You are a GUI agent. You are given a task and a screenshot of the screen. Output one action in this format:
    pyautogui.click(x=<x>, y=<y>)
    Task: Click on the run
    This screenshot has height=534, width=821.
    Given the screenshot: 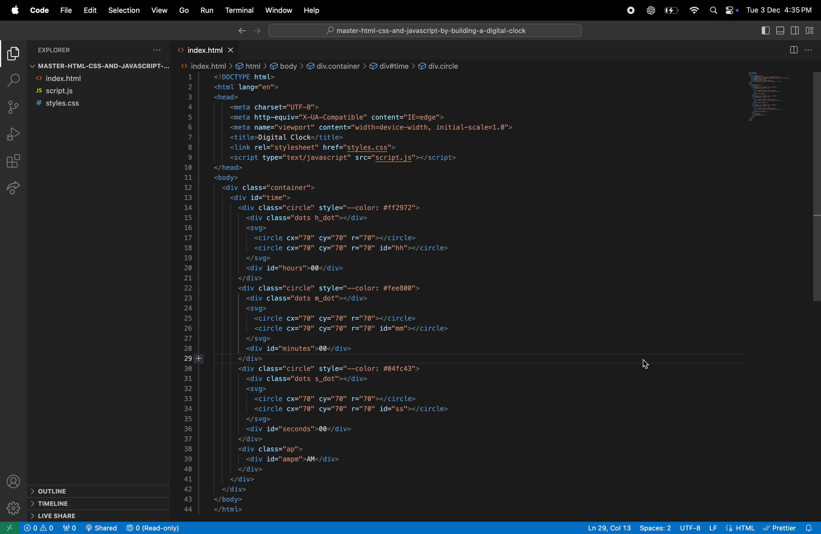 What is the action you would take?
    pyautogui.click(x=207, y=10)
    